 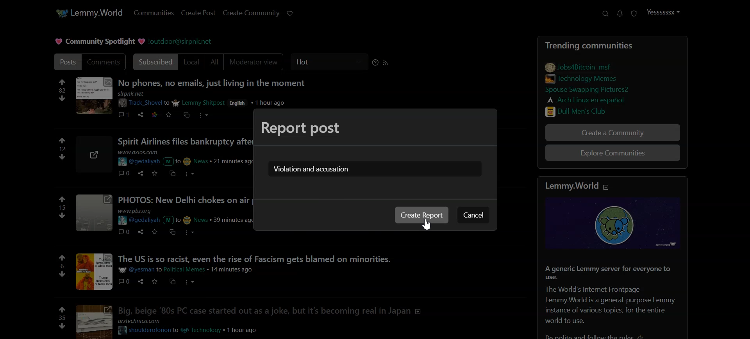 What do you see at coordinates (205, 116) in the screenshot?
I see `more` at bounding box center [205, 116].